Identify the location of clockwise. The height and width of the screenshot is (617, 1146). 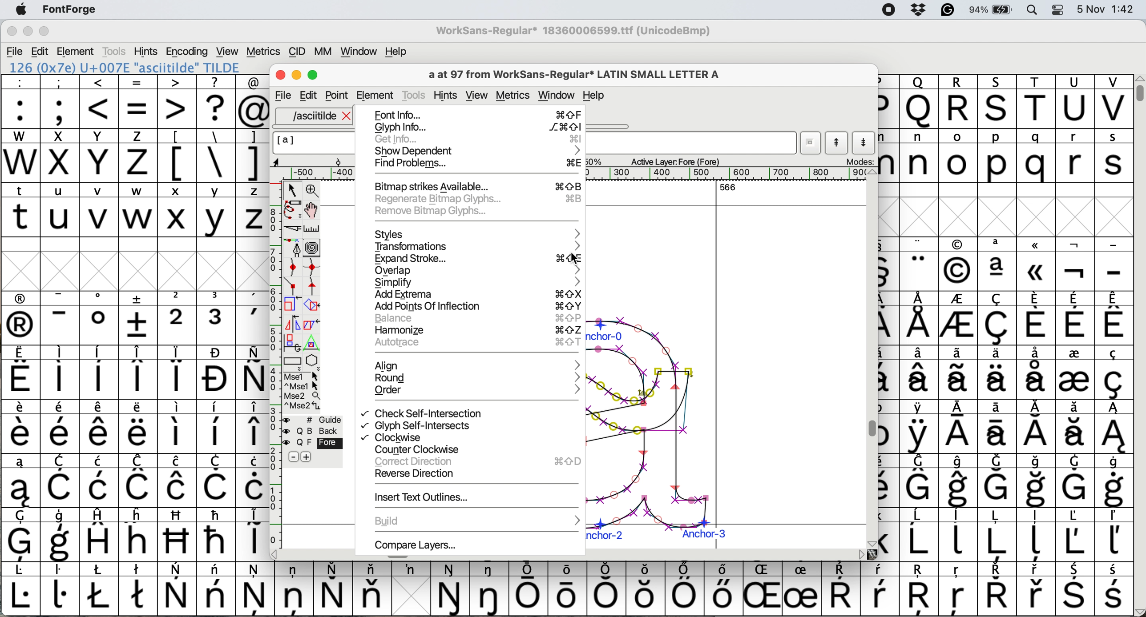
(393, 437).